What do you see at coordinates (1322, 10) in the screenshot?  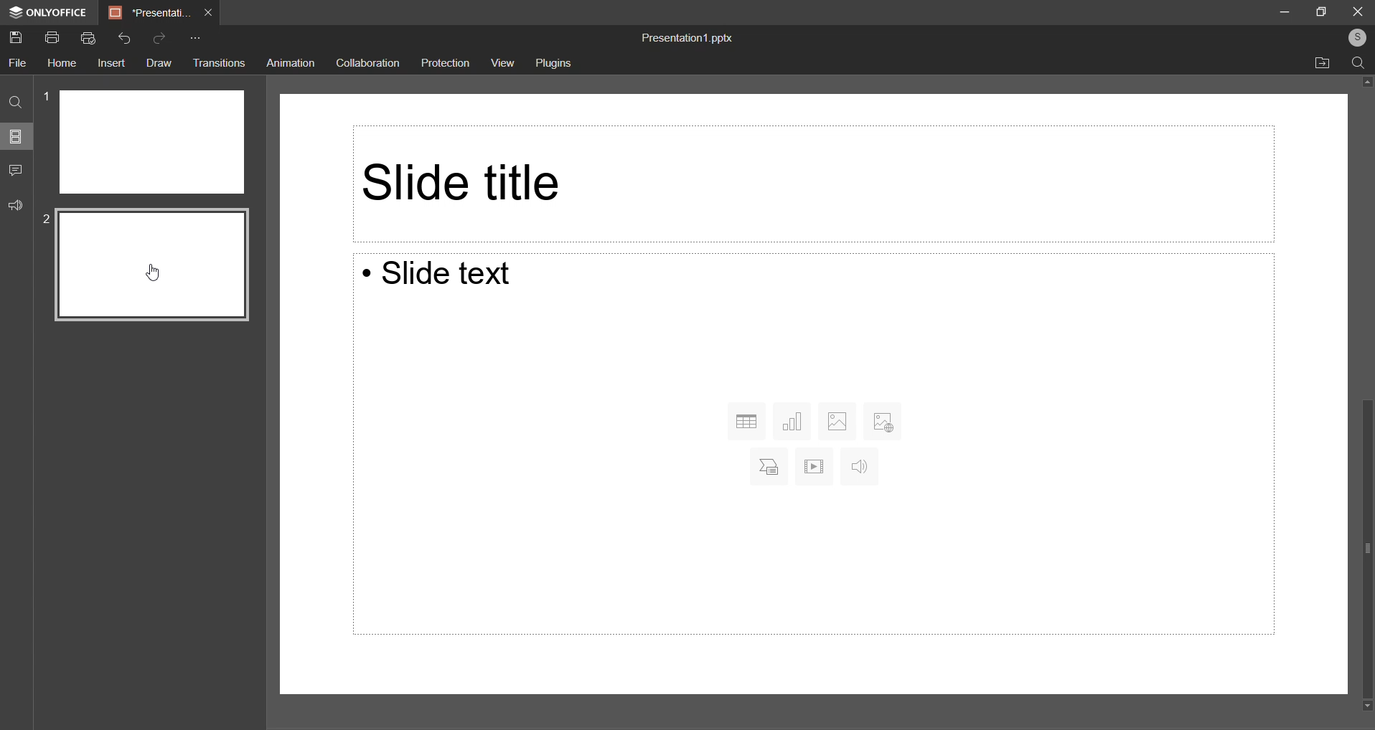 I see `Maximize` at bounding box center [1322, 10].